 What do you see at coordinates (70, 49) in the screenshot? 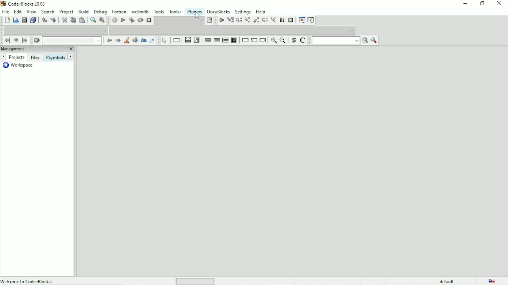
I see `Close` at bounding box center [70, 49].